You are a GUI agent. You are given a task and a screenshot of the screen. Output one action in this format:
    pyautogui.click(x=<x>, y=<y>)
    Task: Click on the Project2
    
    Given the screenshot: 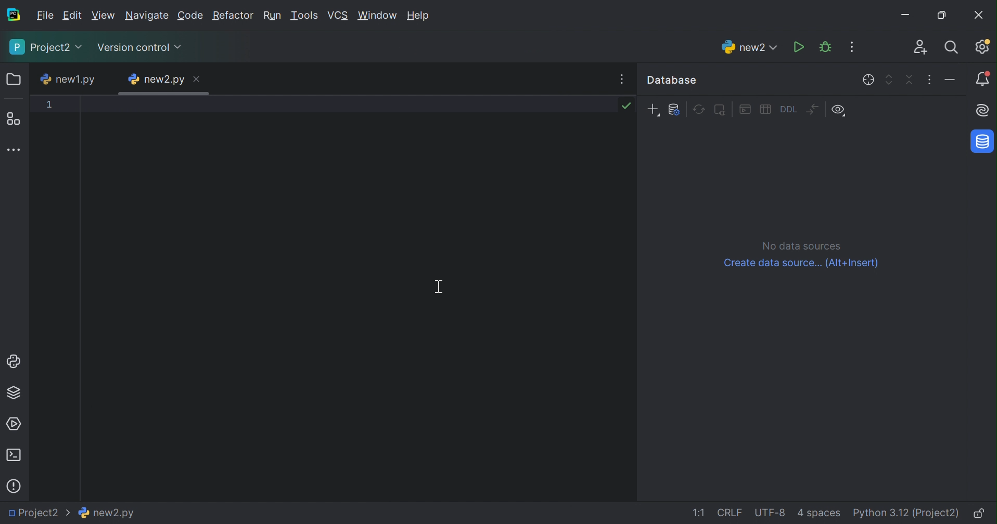 What is the action you would take?
    pyautogui.click(x=38, y=513)
    